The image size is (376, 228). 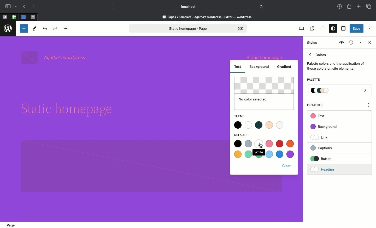 What do you see at coordinates (312, 28) in the screenshot?
I see `View page` at bounding box center [312, 28].